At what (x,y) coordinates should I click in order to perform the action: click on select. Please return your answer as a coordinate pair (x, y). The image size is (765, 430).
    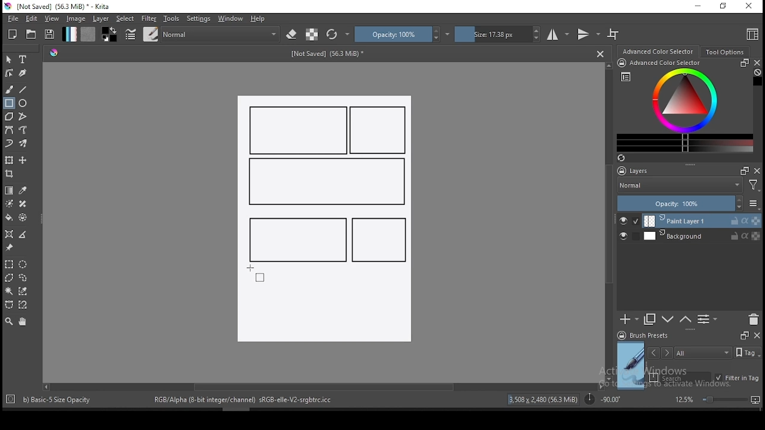
    Looking at the image, I should click on (126, 19).